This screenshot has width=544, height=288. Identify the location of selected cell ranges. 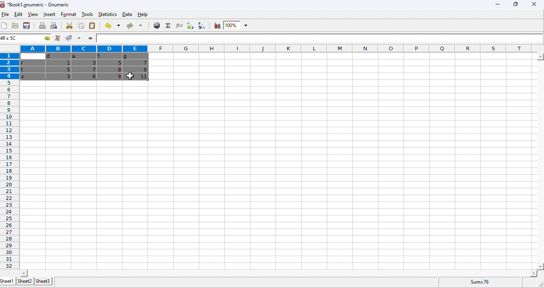
(11, 39).